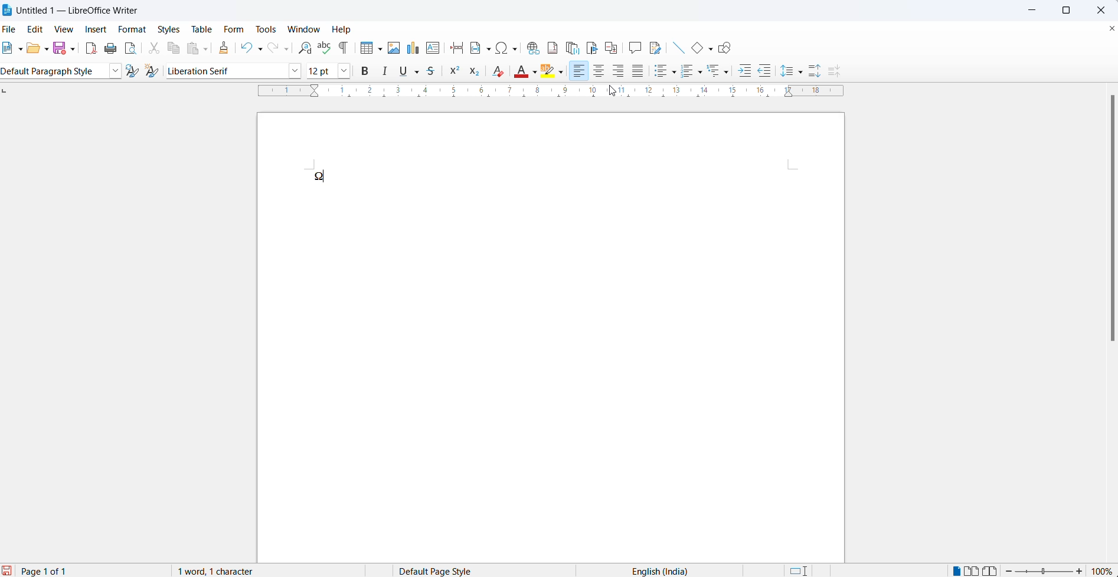 This screenshot has height=577, width=1118. I want to click on subscript, so click(476, 72).